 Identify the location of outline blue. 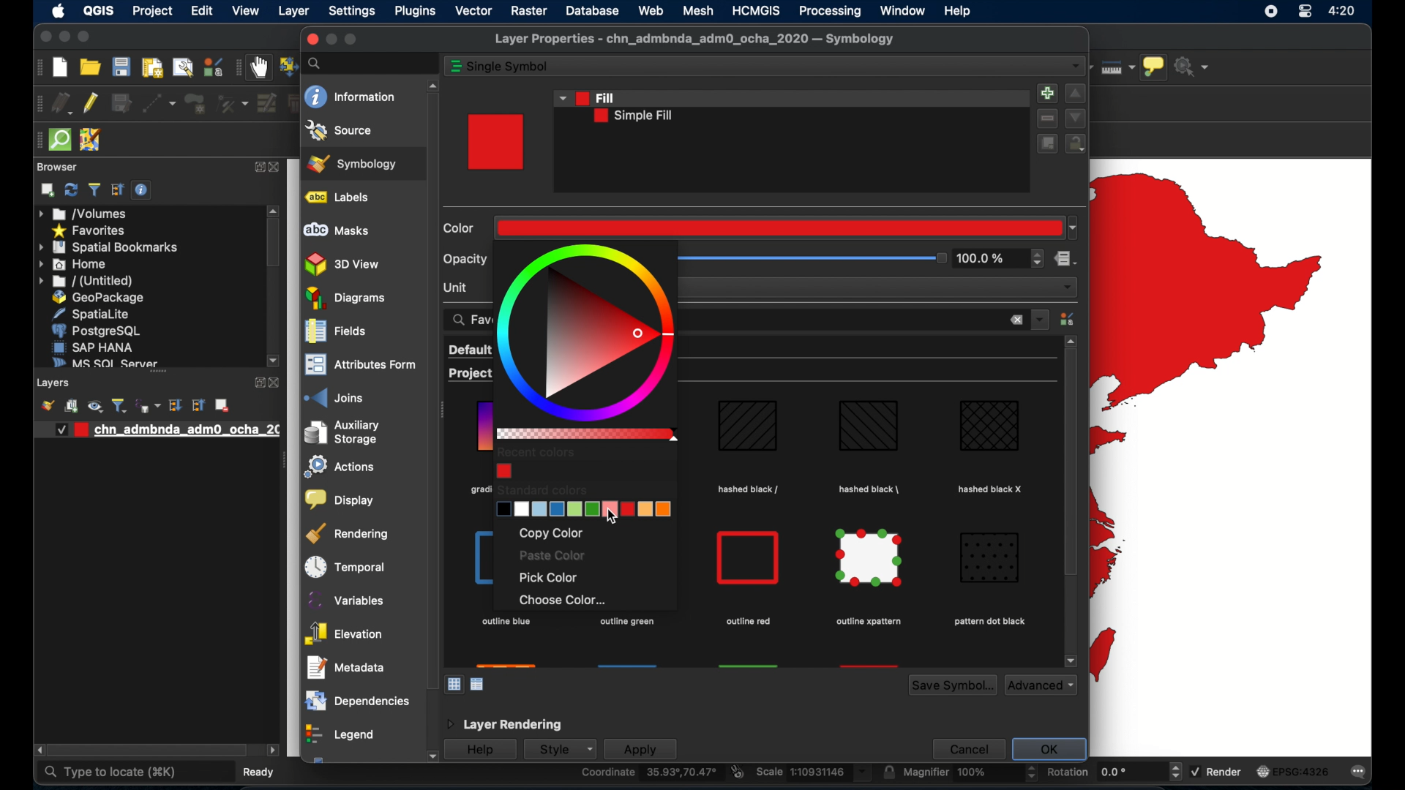
(506, 622).